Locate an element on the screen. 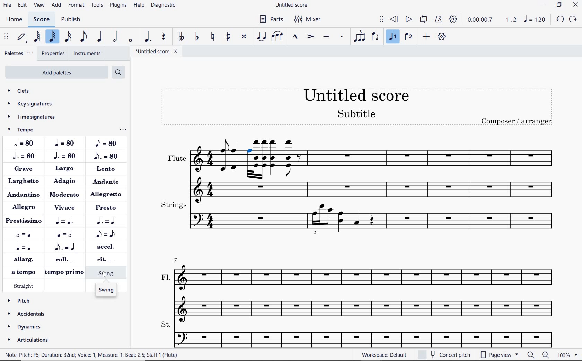 Image resolution: width=582 pixels, height=361 pixels. ANDANTE is located at coordinates (107, 182).